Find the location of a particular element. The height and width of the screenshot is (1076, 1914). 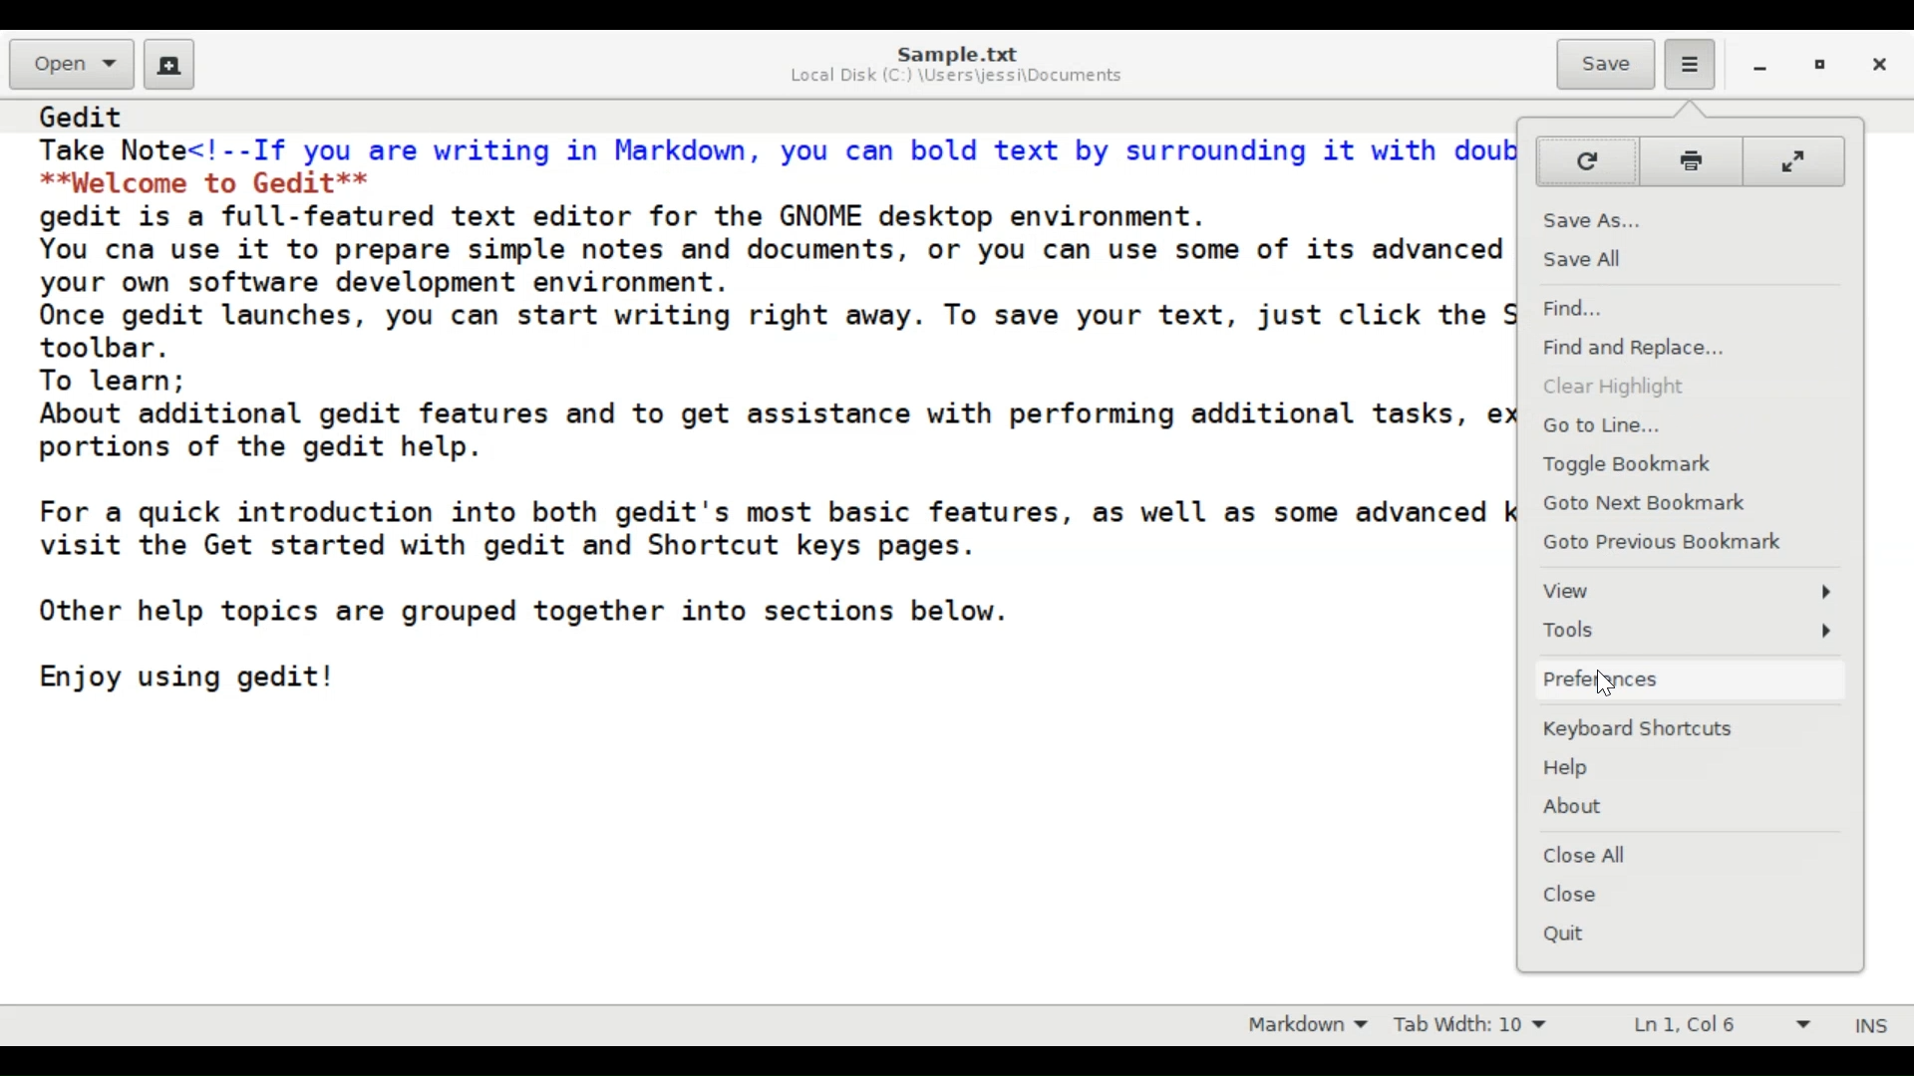

Save is located at coordinates (1605, 66).